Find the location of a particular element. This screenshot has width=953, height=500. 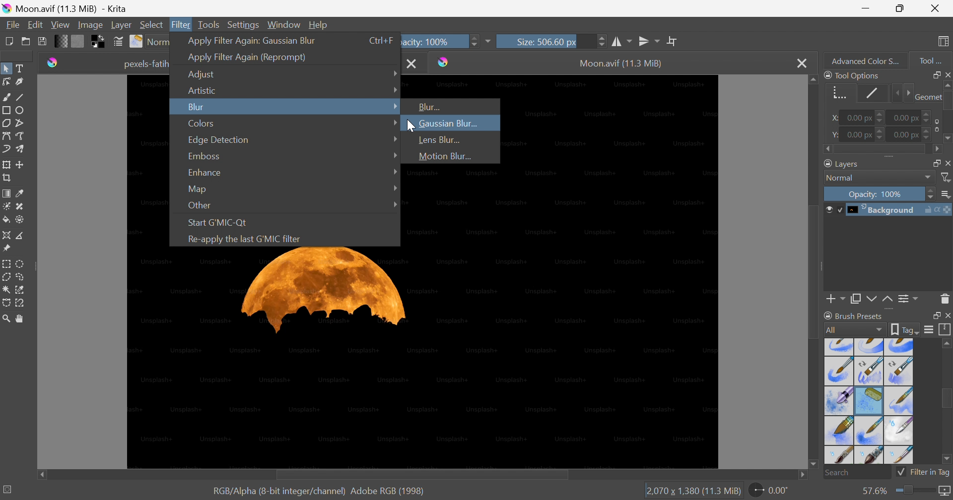

Storage resources is located at coordinates (946, 329).